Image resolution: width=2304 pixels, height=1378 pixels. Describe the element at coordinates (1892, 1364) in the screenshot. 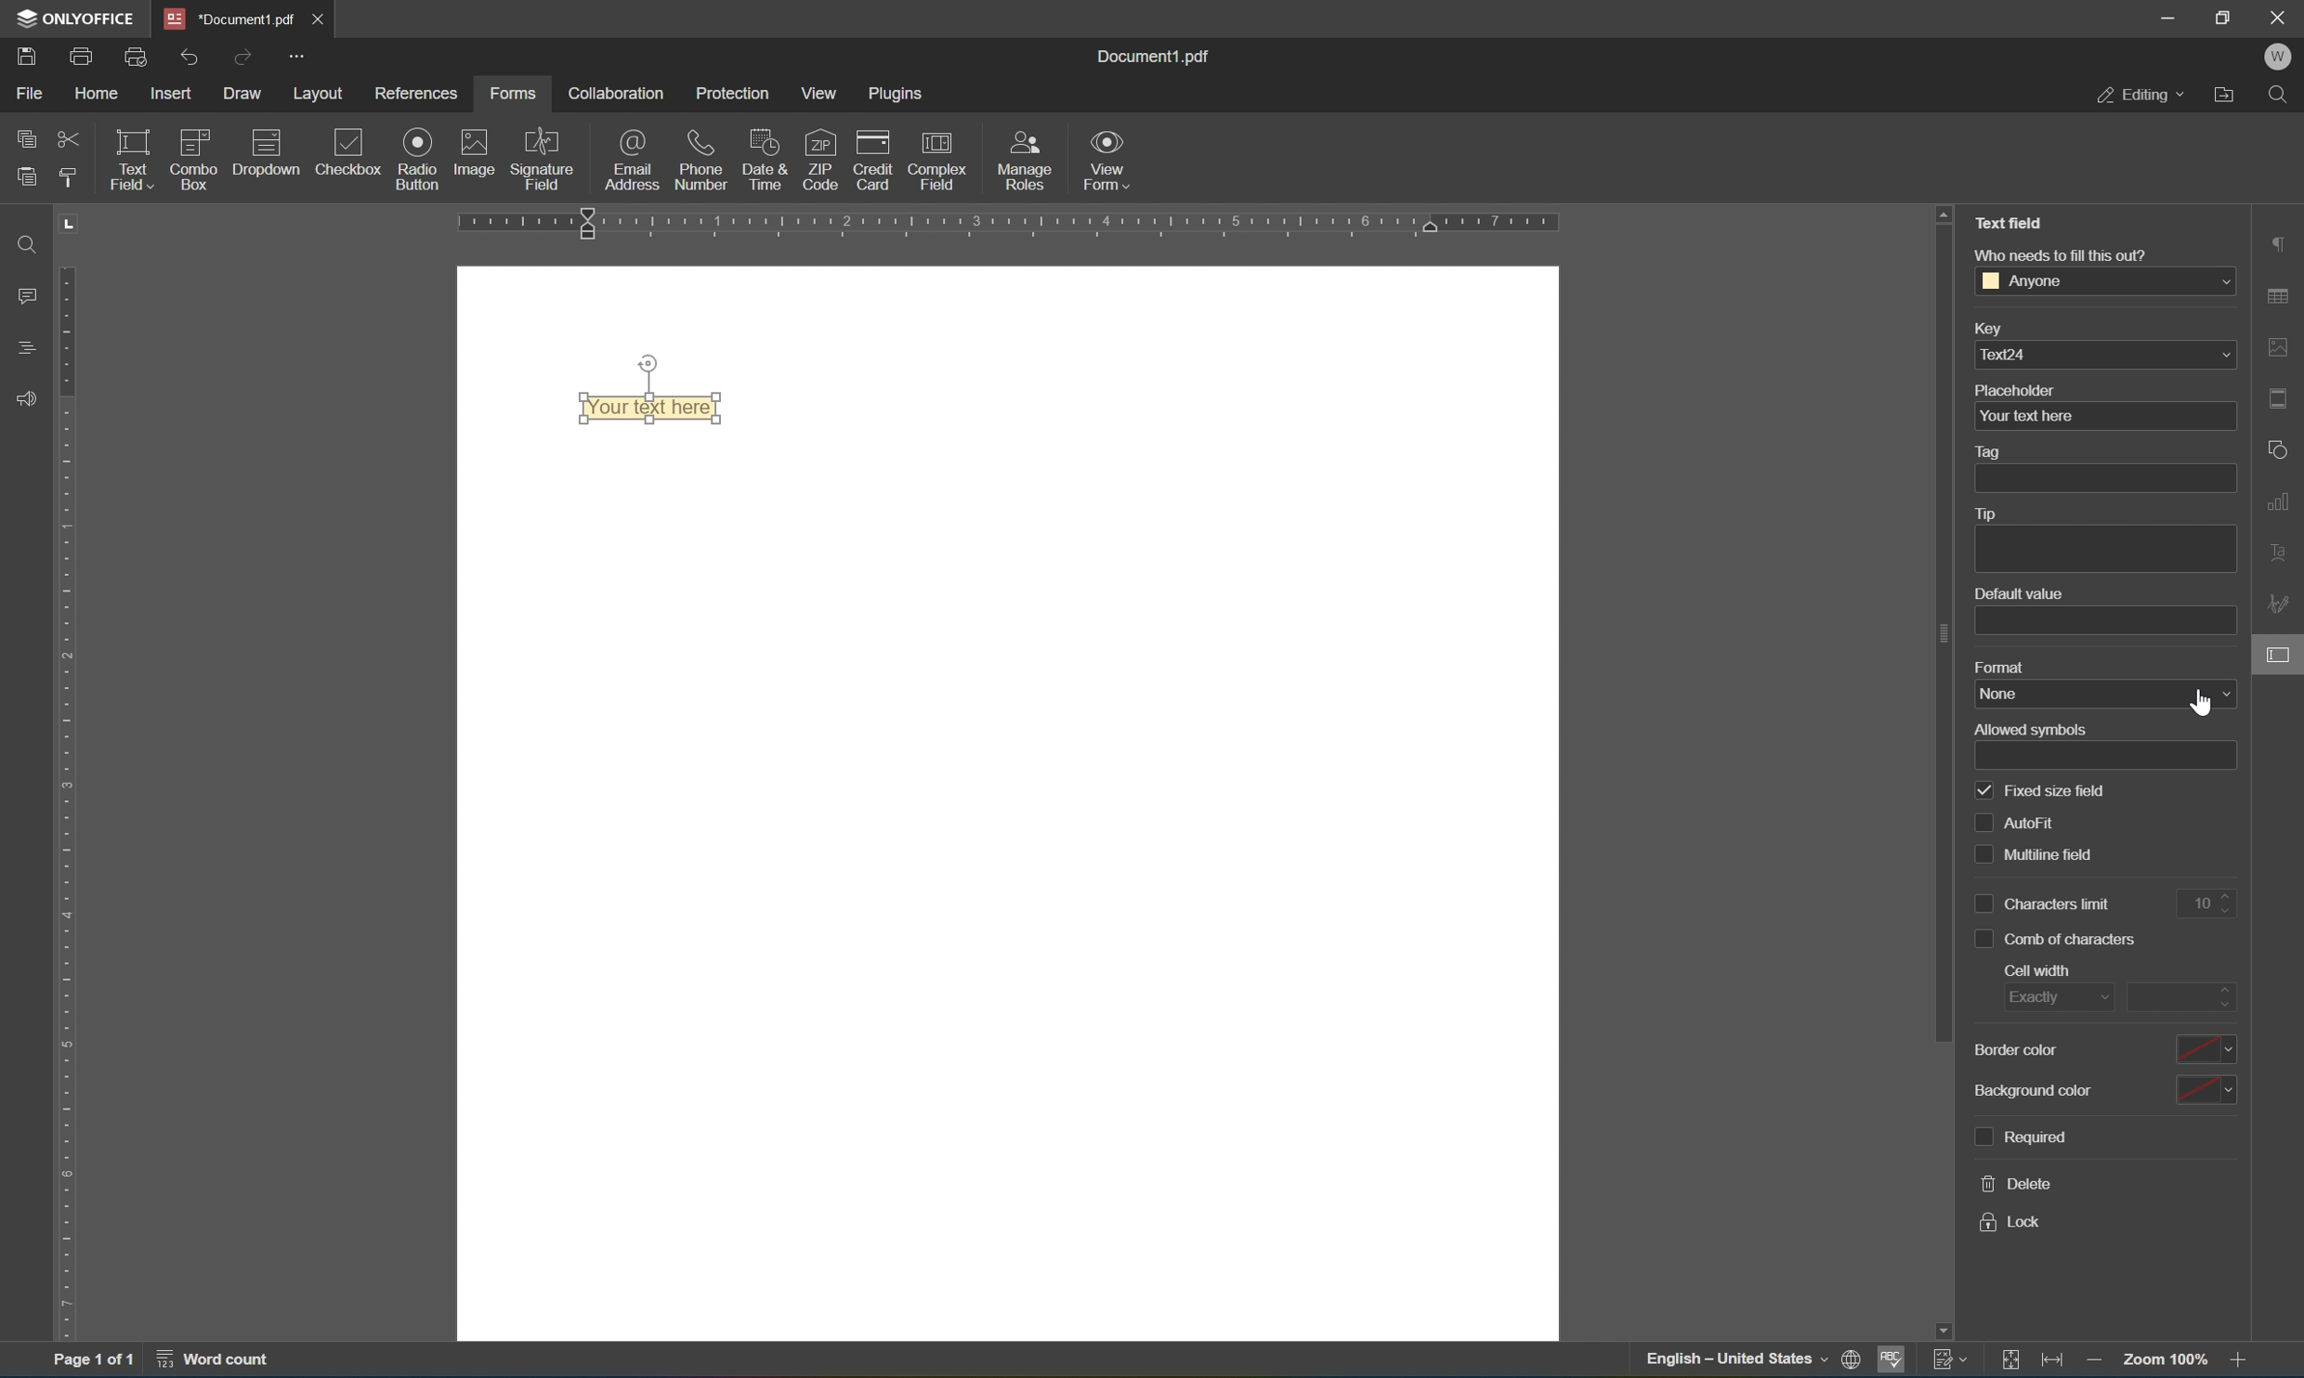

I see `spell checking` at that location.